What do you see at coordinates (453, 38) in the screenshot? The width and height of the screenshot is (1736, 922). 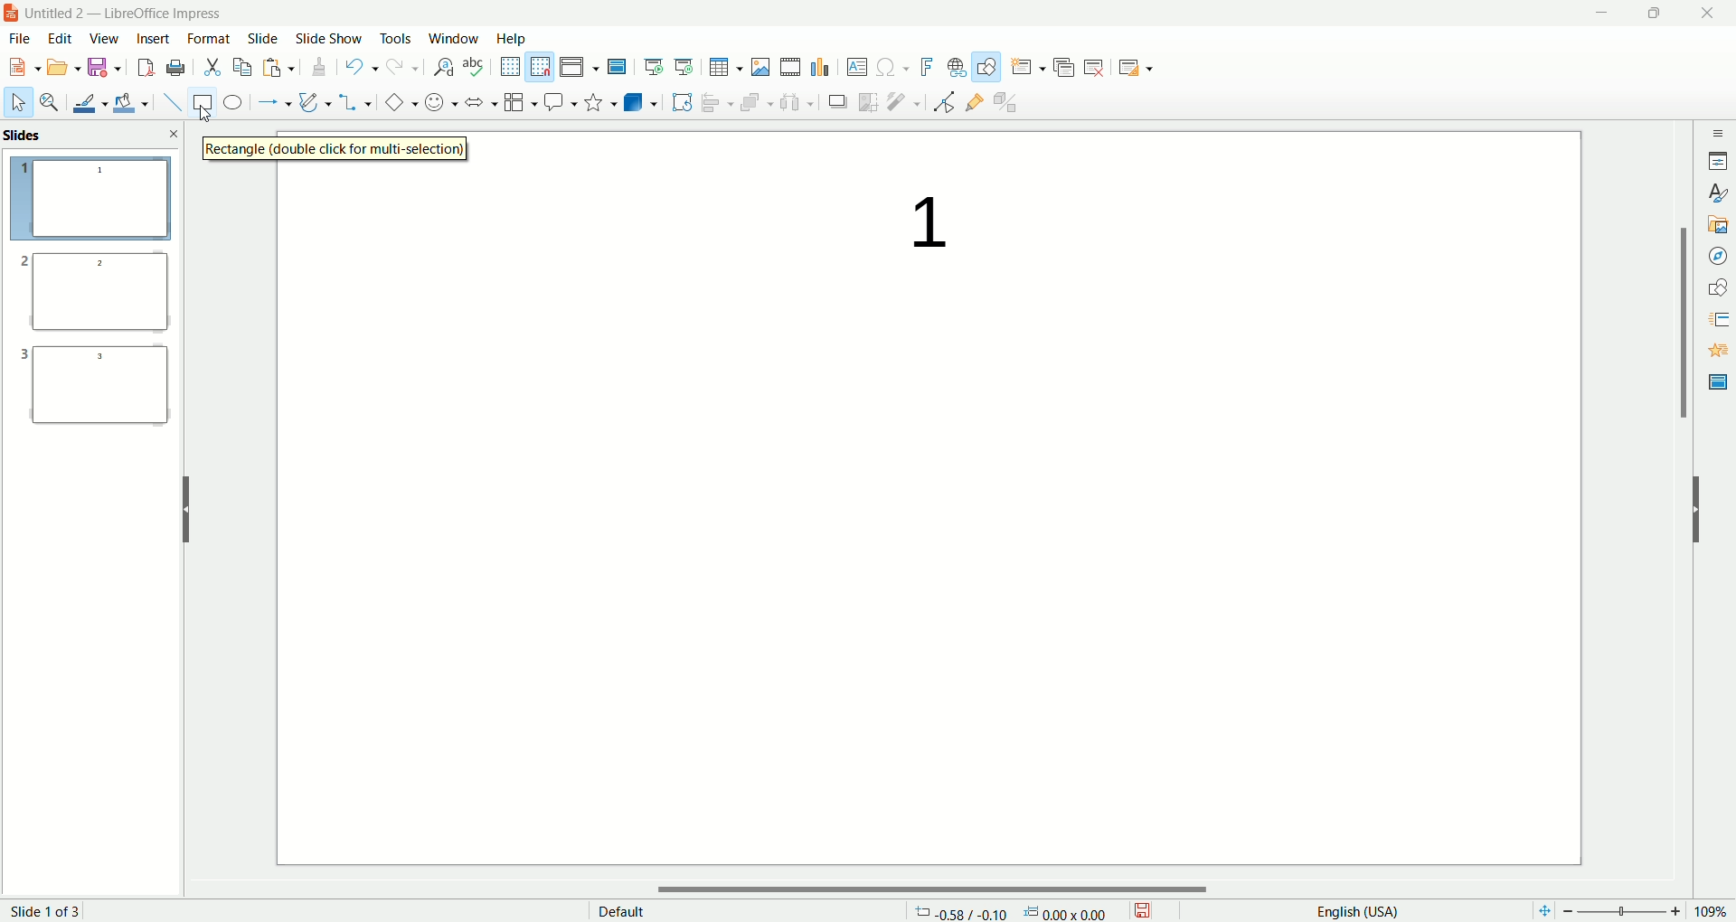 I see `window` at bounding box center [453, 38].